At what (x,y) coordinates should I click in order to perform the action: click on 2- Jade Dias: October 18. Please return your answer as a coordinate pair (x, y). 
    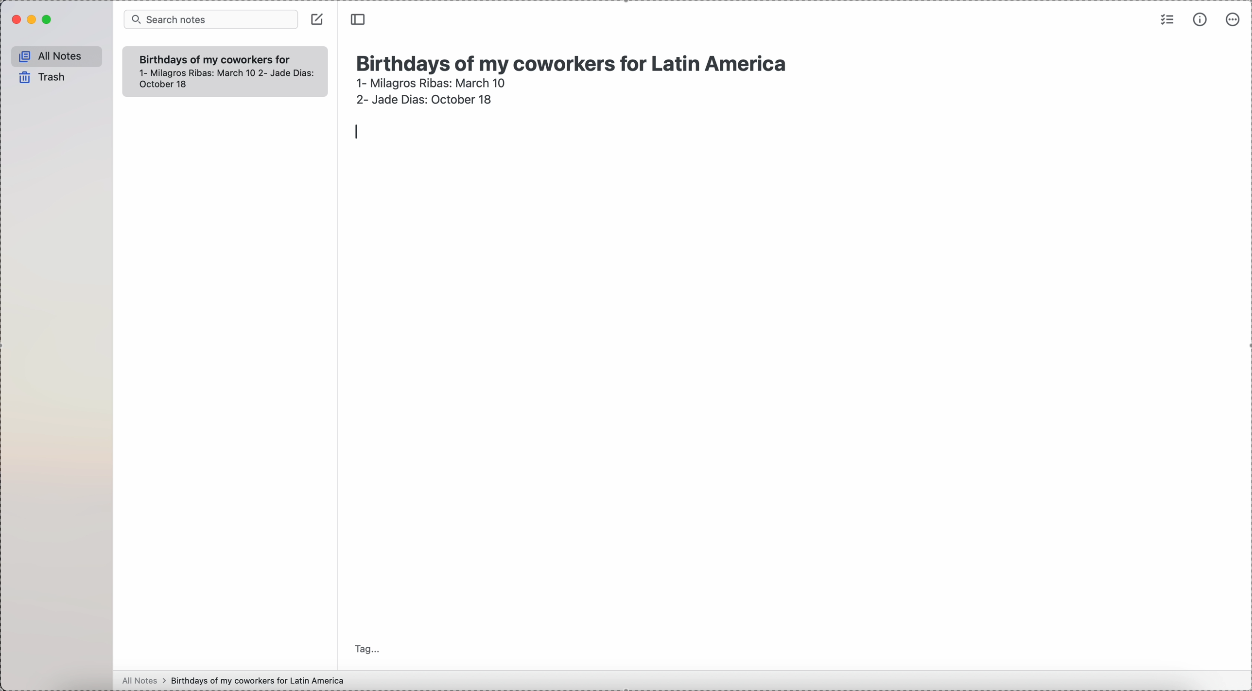
    Looking at the image, I should click on (423, 98).